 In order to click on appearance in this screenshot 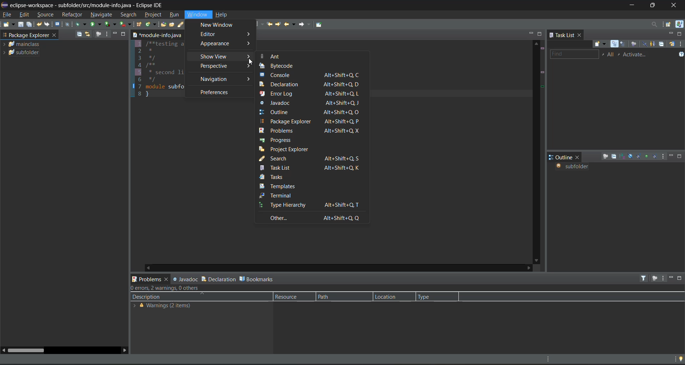, I will do `click(225, 44)`.